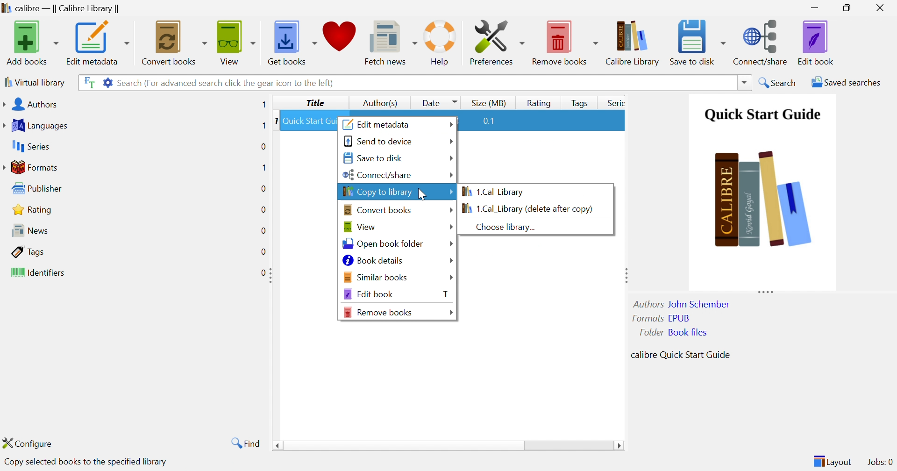 The image size is (897, 471). What do you see at coordinates (389, 41) in the screenshot?
I see `Fetch news` at bounding box center [389, 41].